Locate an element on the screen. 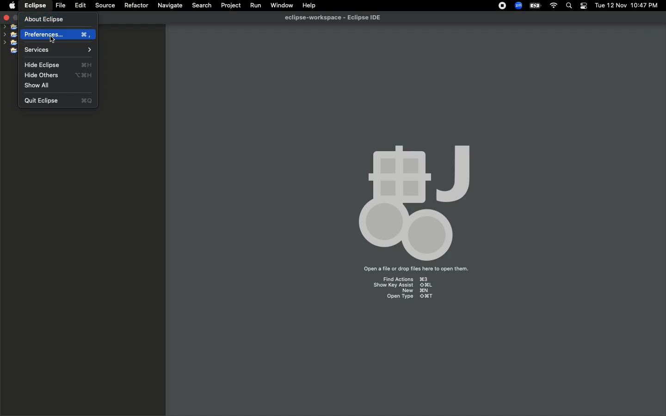  Navigate is located at coordinates (171, 5).